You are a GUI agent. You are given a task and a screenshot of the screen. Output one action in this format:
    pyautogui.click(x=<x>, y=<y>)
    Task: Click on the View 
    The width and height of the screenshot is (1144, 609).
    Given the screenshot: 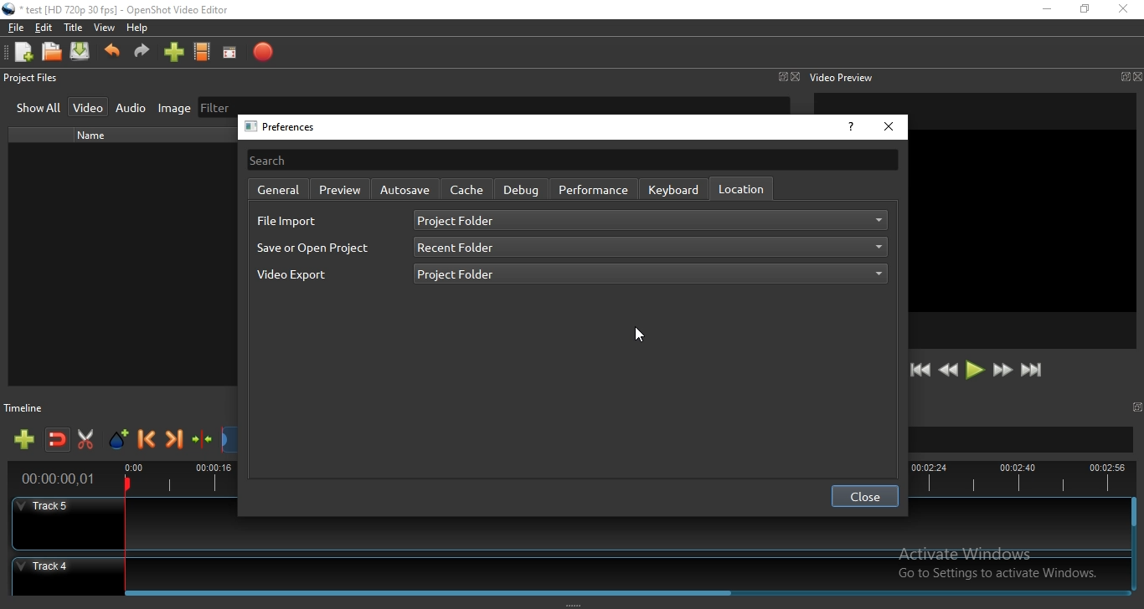 What is the action you would take?
    pyautogui.click(x=105, y=28)
    